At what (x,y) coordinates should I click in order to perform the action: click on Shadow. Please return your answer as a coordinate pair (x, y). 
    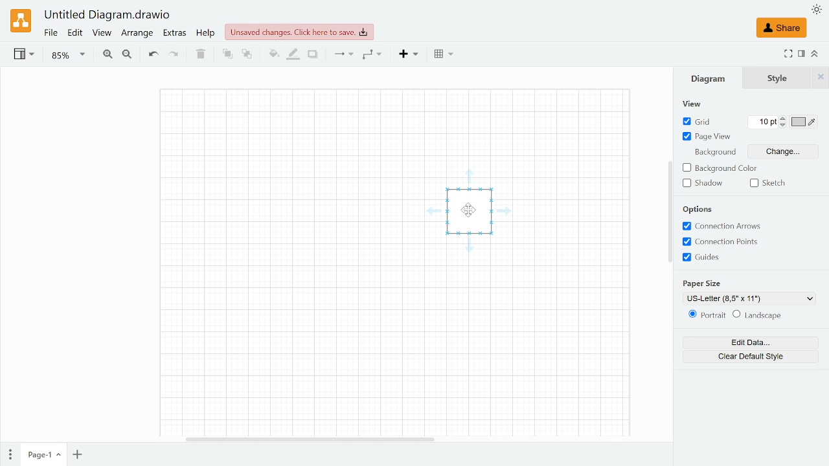
    Looking at the image, I should click on (707, 184).